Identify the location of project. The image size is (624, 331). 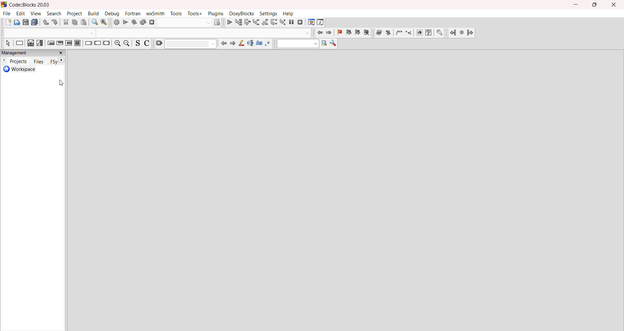
(75, 14).